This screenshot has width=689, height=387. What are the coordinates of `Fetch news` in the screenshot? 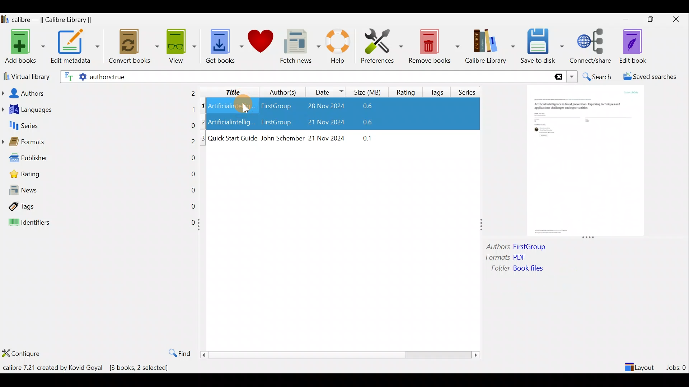 It's located at (299, 48).